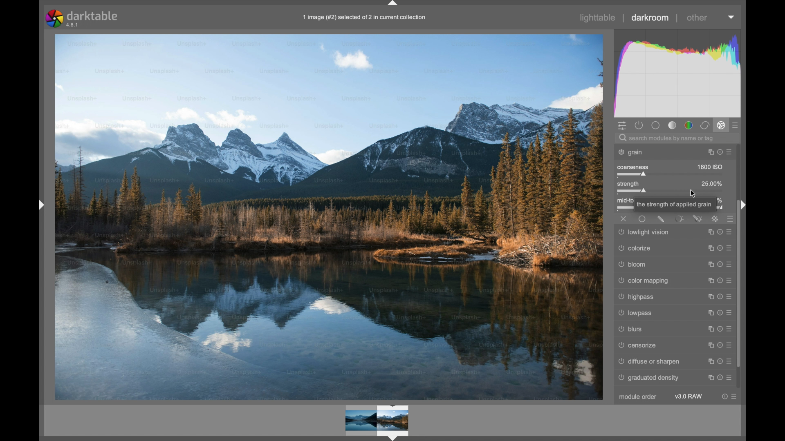 Image resolution: width=785 pixels, height=441 pixels. I want to click on quick access panel, so click(622, 126).